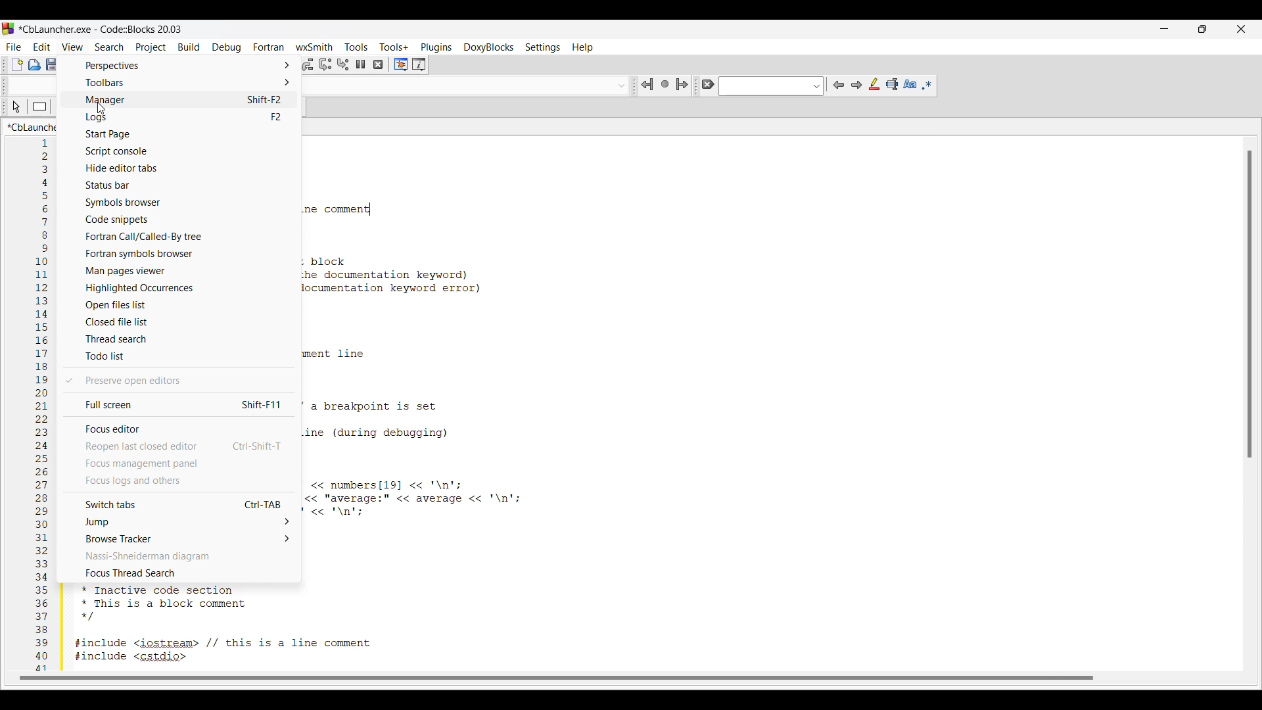  I want to click on Last jump, so click(665, 83).